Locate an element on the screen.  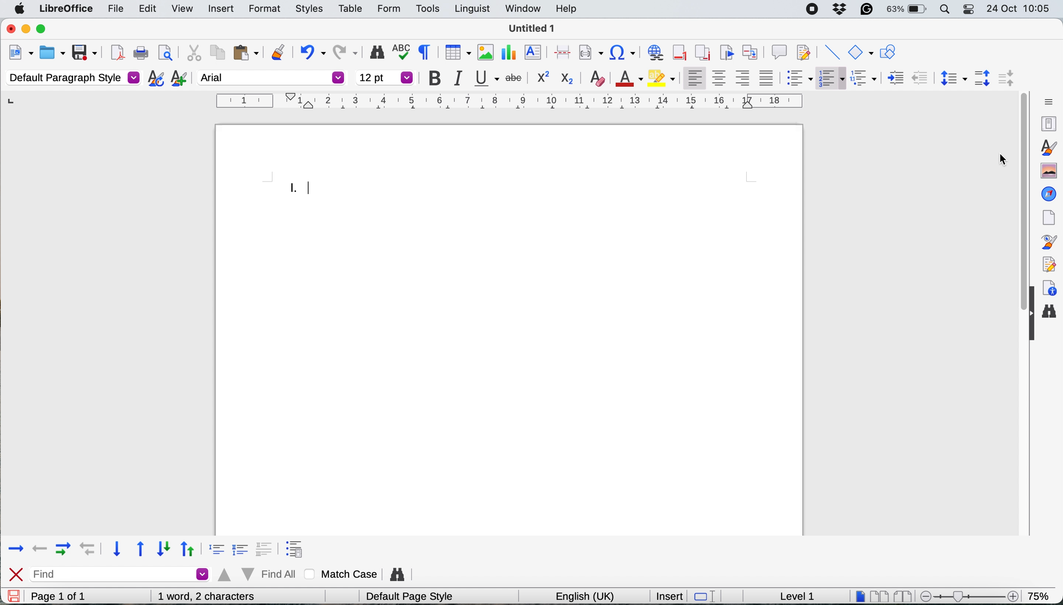
view is located at coordinates (182, 10).